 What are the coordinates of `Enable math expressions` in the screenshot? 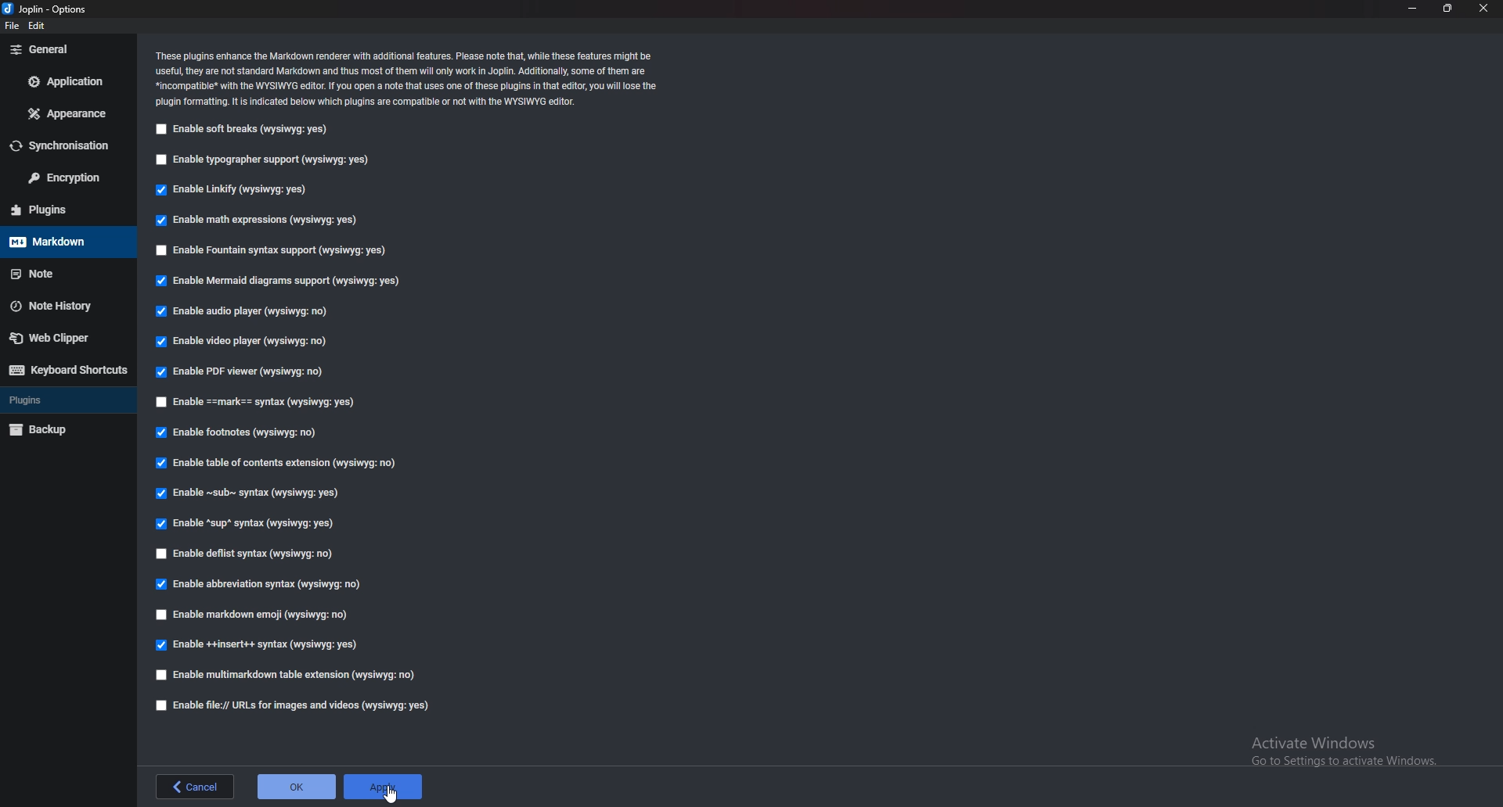 It's located at (254, 221).